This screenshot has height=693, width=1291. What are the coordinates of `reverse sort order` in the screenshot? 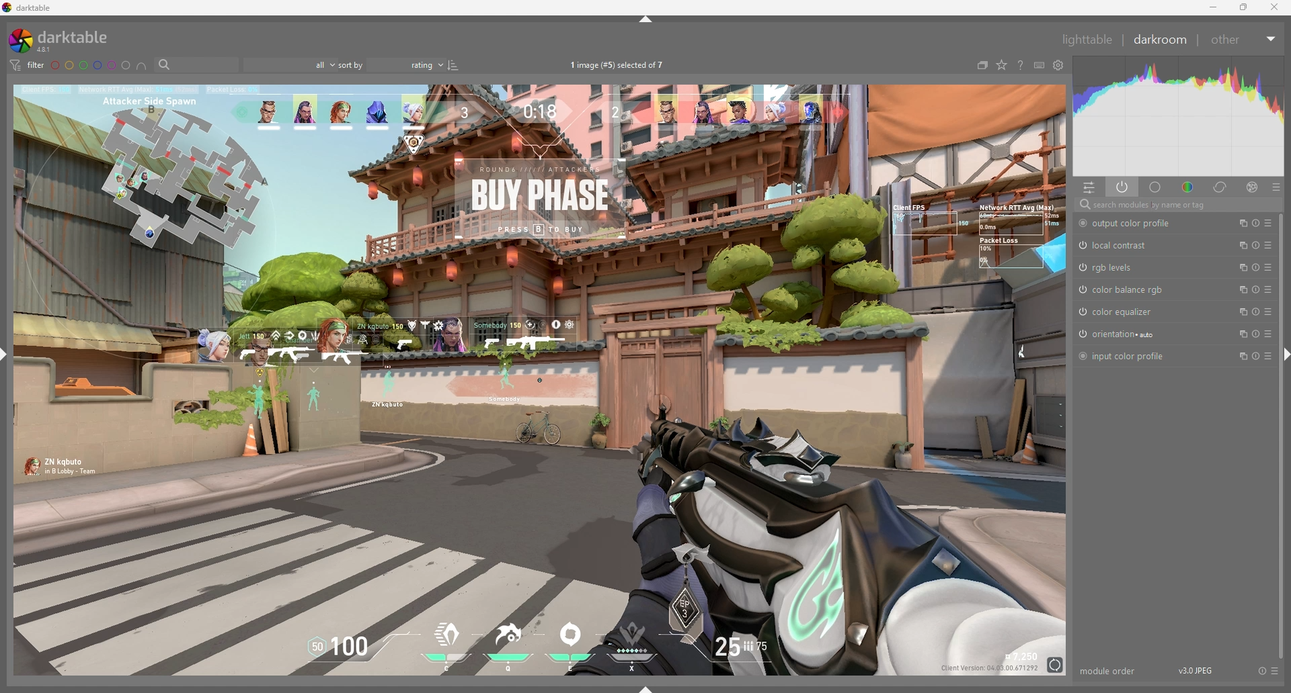 It's located at (455, 66).